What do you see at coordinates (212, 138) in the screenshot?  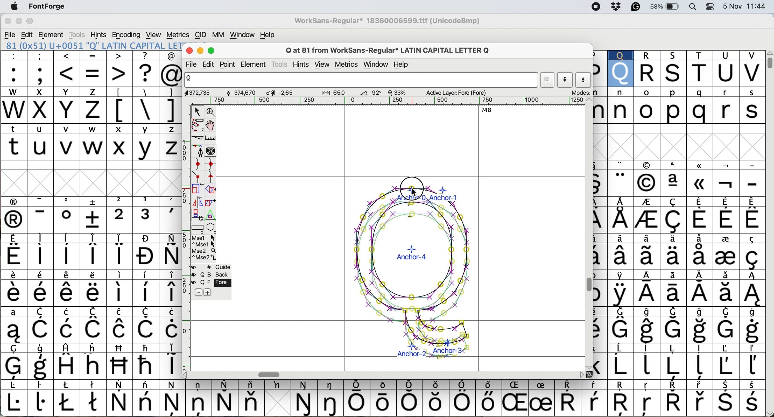 I see `measure distance` at bounding box center [212, 138].